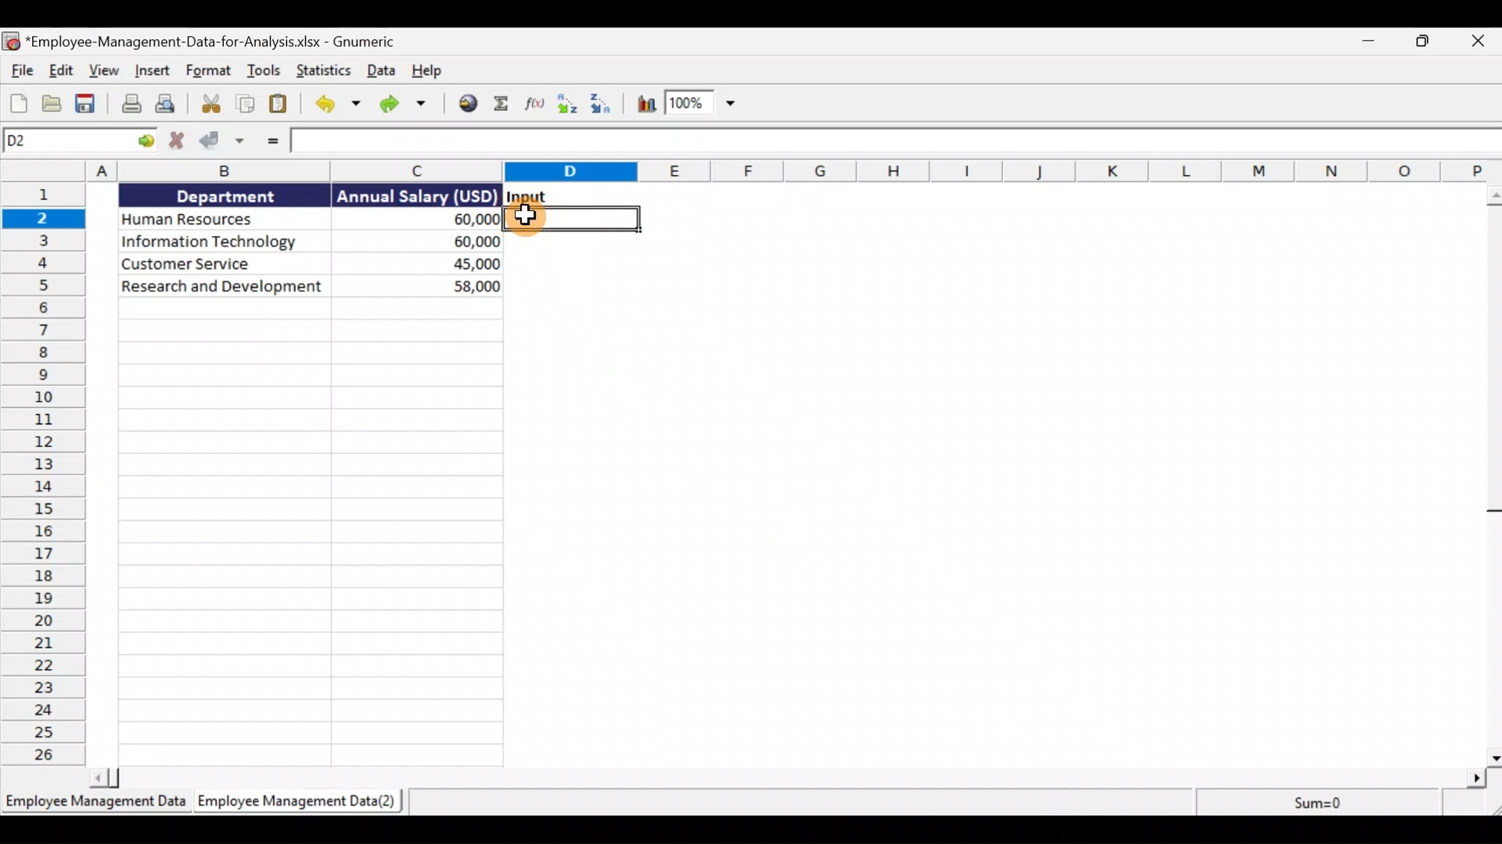 This screenshot has width=1502, height=844. I want to click on Enter formula, so click(275, 144).